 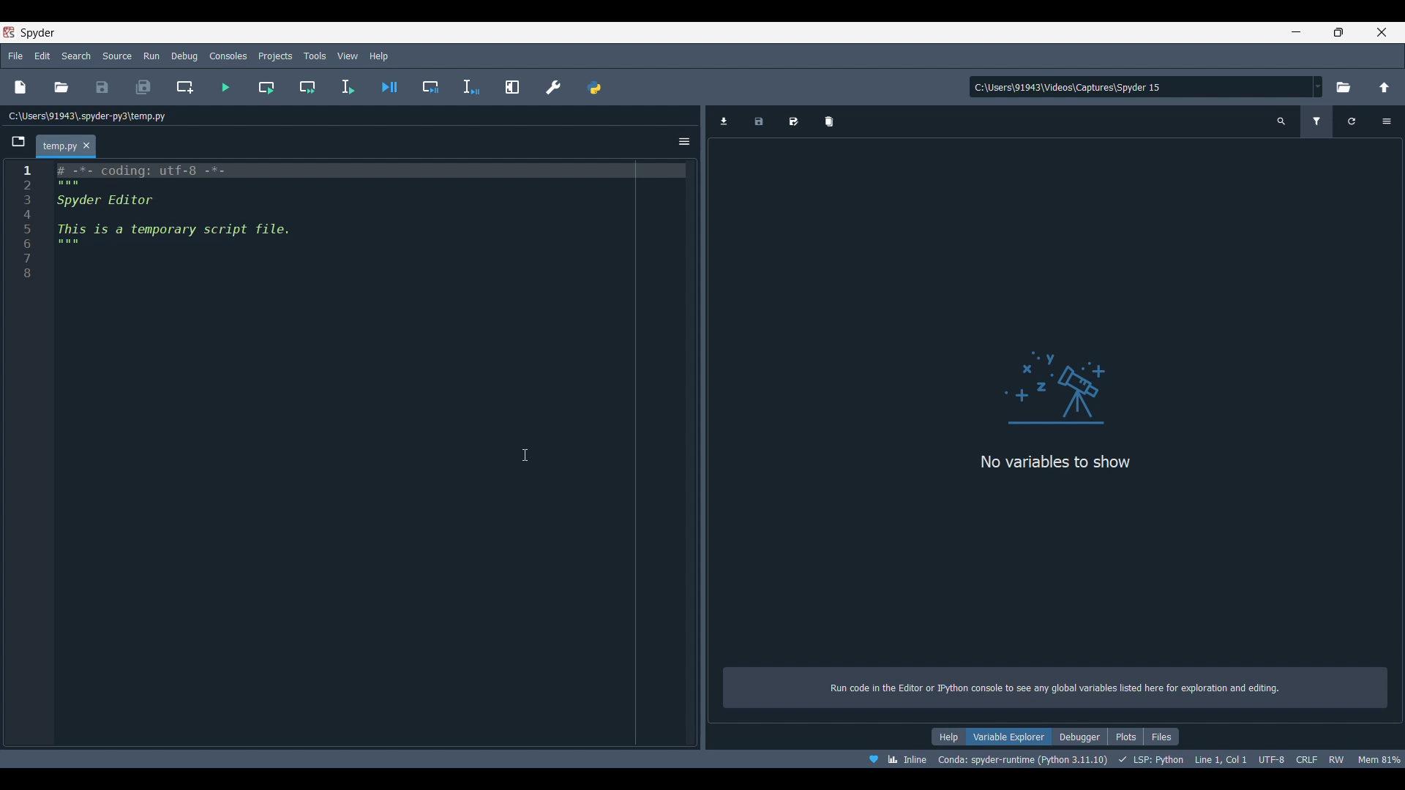 I want to click on File location, so click(x=89, y=116).